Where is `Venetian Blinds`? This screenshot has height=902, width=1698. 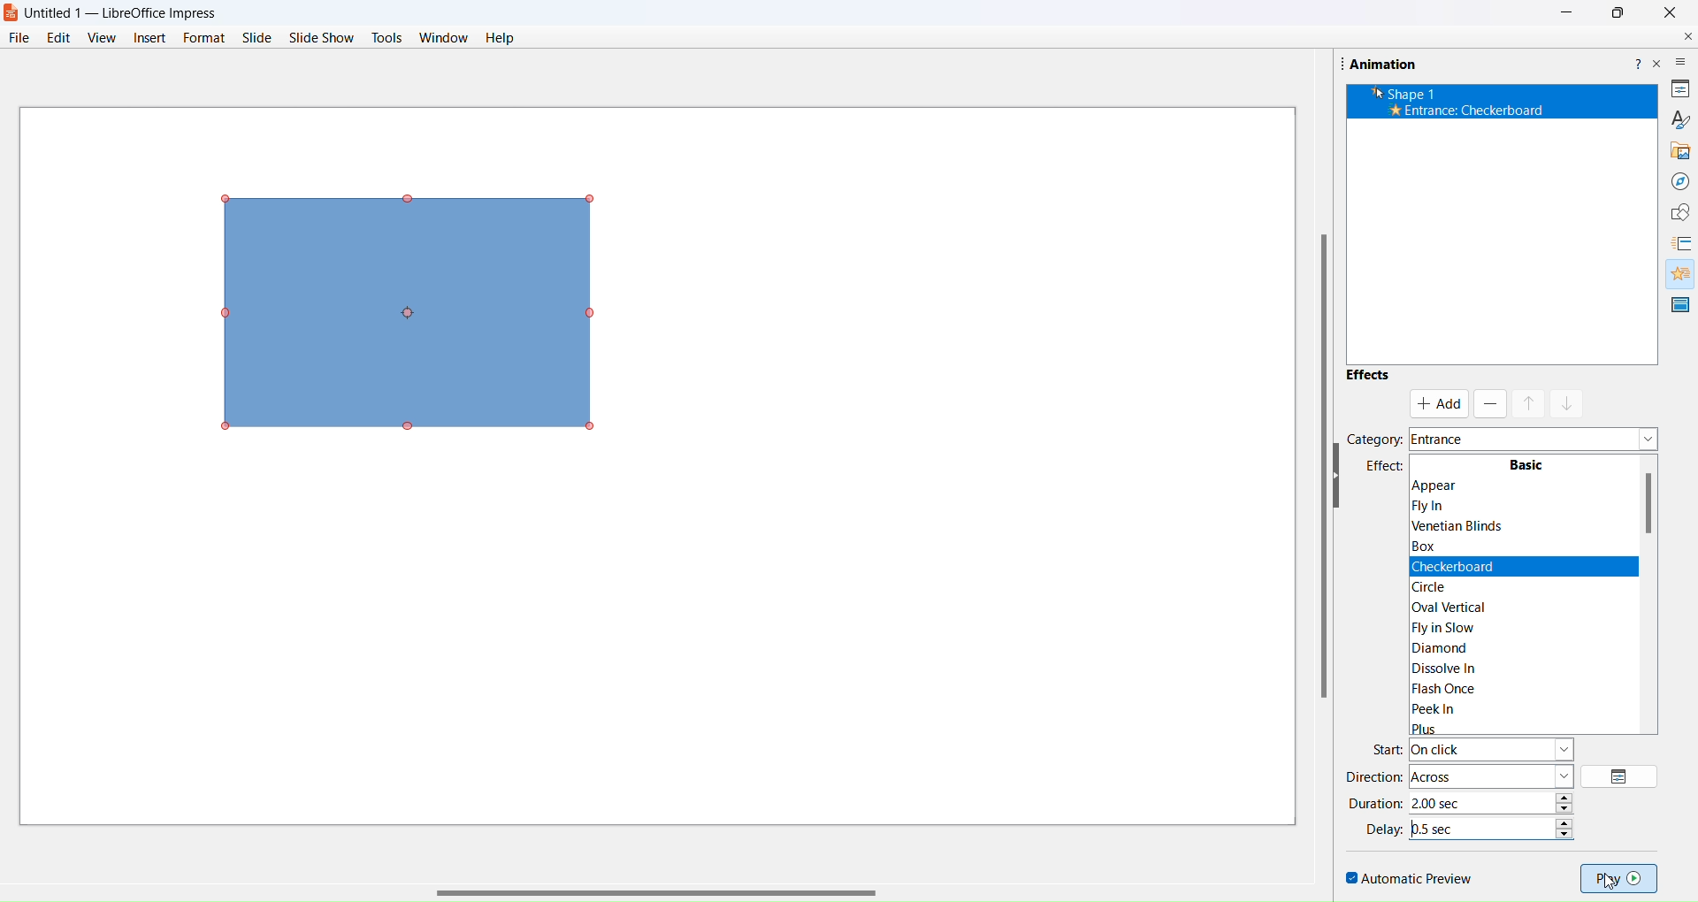
Venetian Blinds is located at coordinates (1463, 525).